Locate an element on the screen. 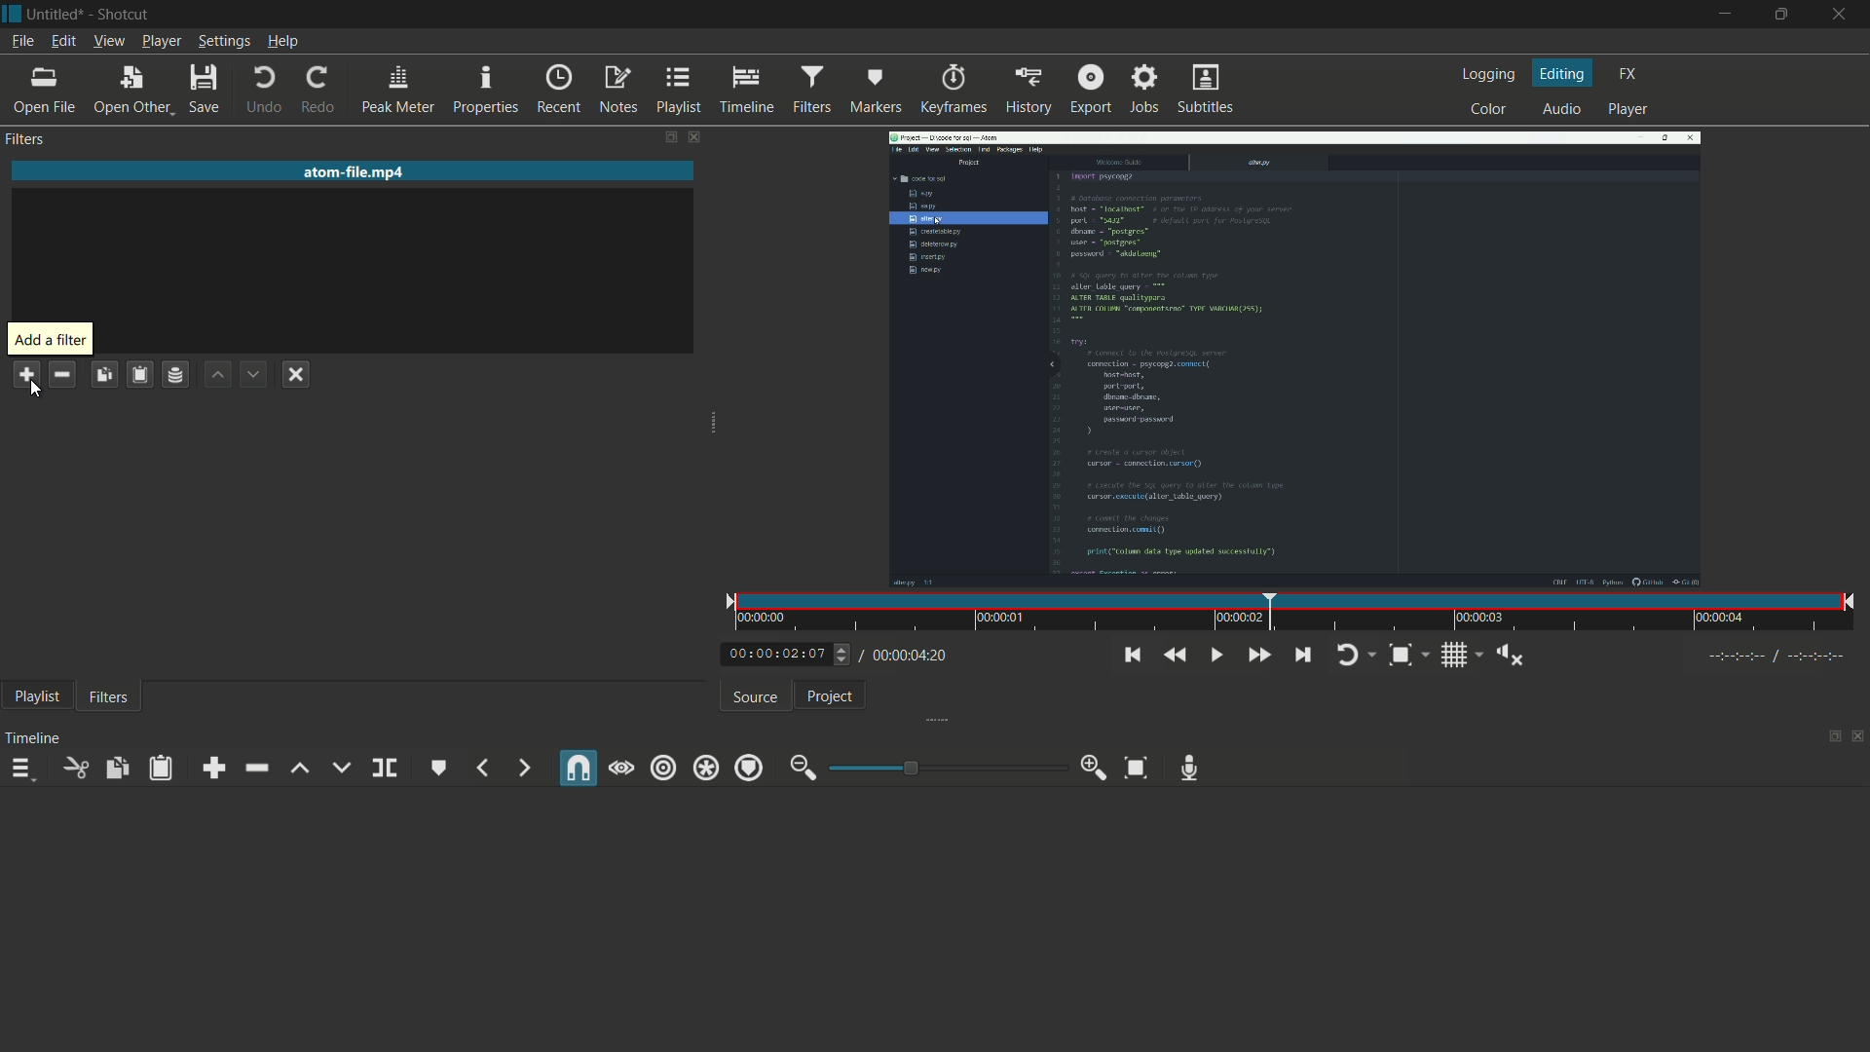 The width and height of the screenshot is (1870, 1052). redo is located at coordinates (317, 91).